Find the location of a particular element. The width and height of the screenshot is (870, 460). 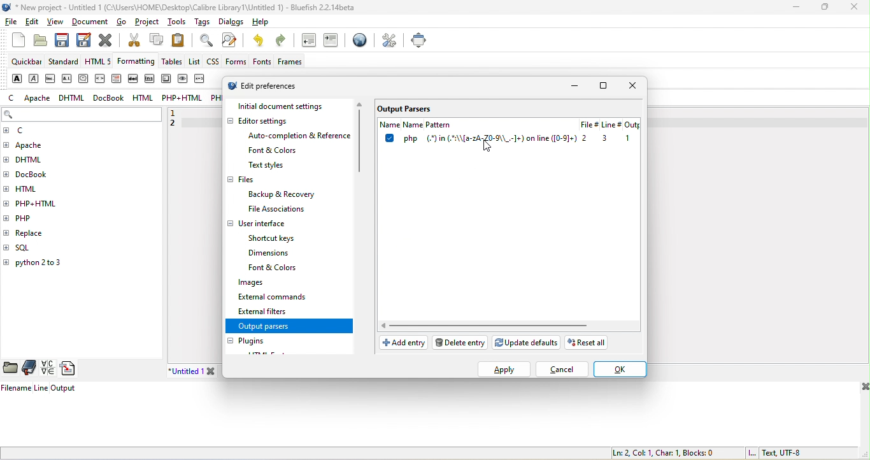

undo is located at coordinates (260, 41).